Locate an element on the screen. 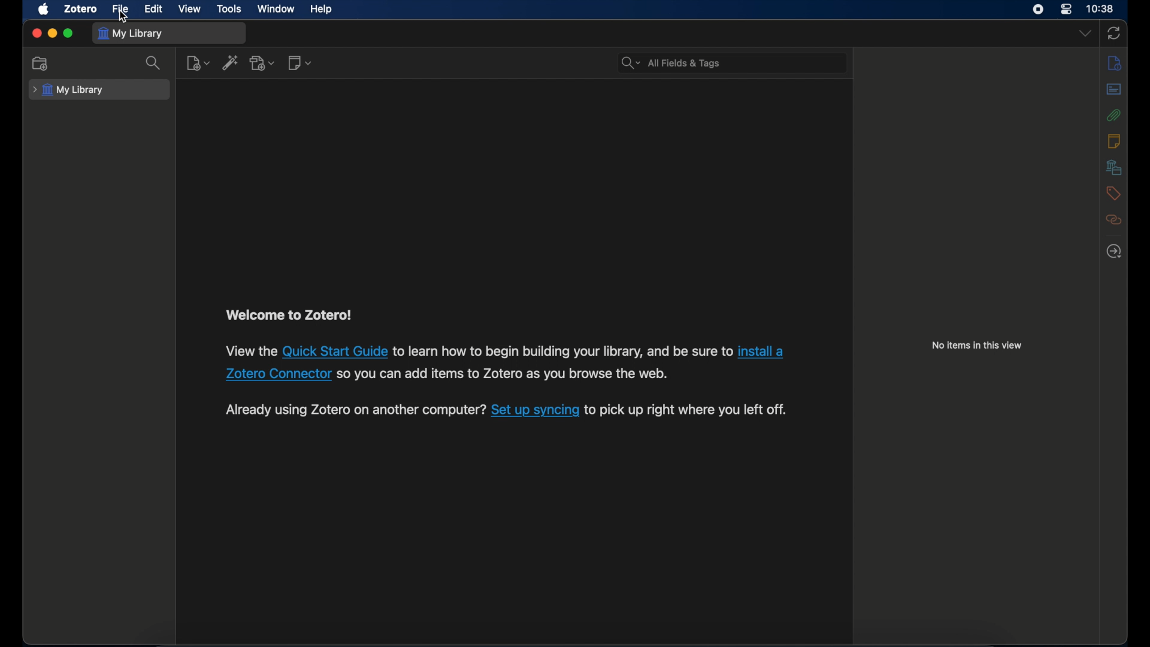  Already using Zotero on another computer is located at coordinates (353, 410).